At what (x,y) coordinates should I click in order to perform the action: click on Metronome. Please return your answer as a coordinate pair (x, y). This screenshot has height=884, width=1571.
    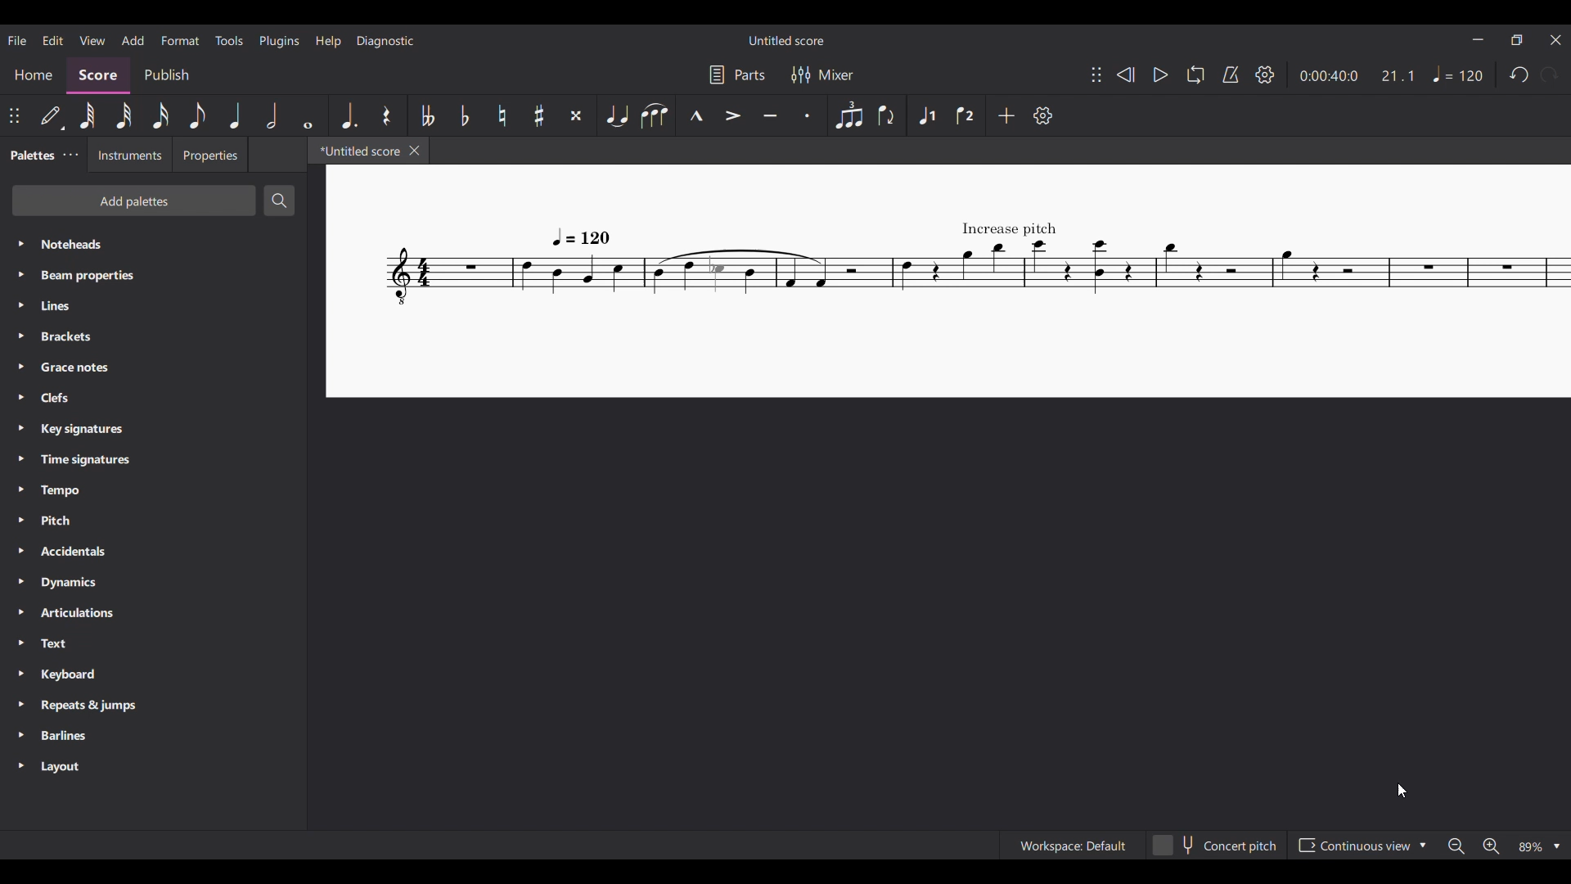
    Looking at the image, I should click on (1231, 74).